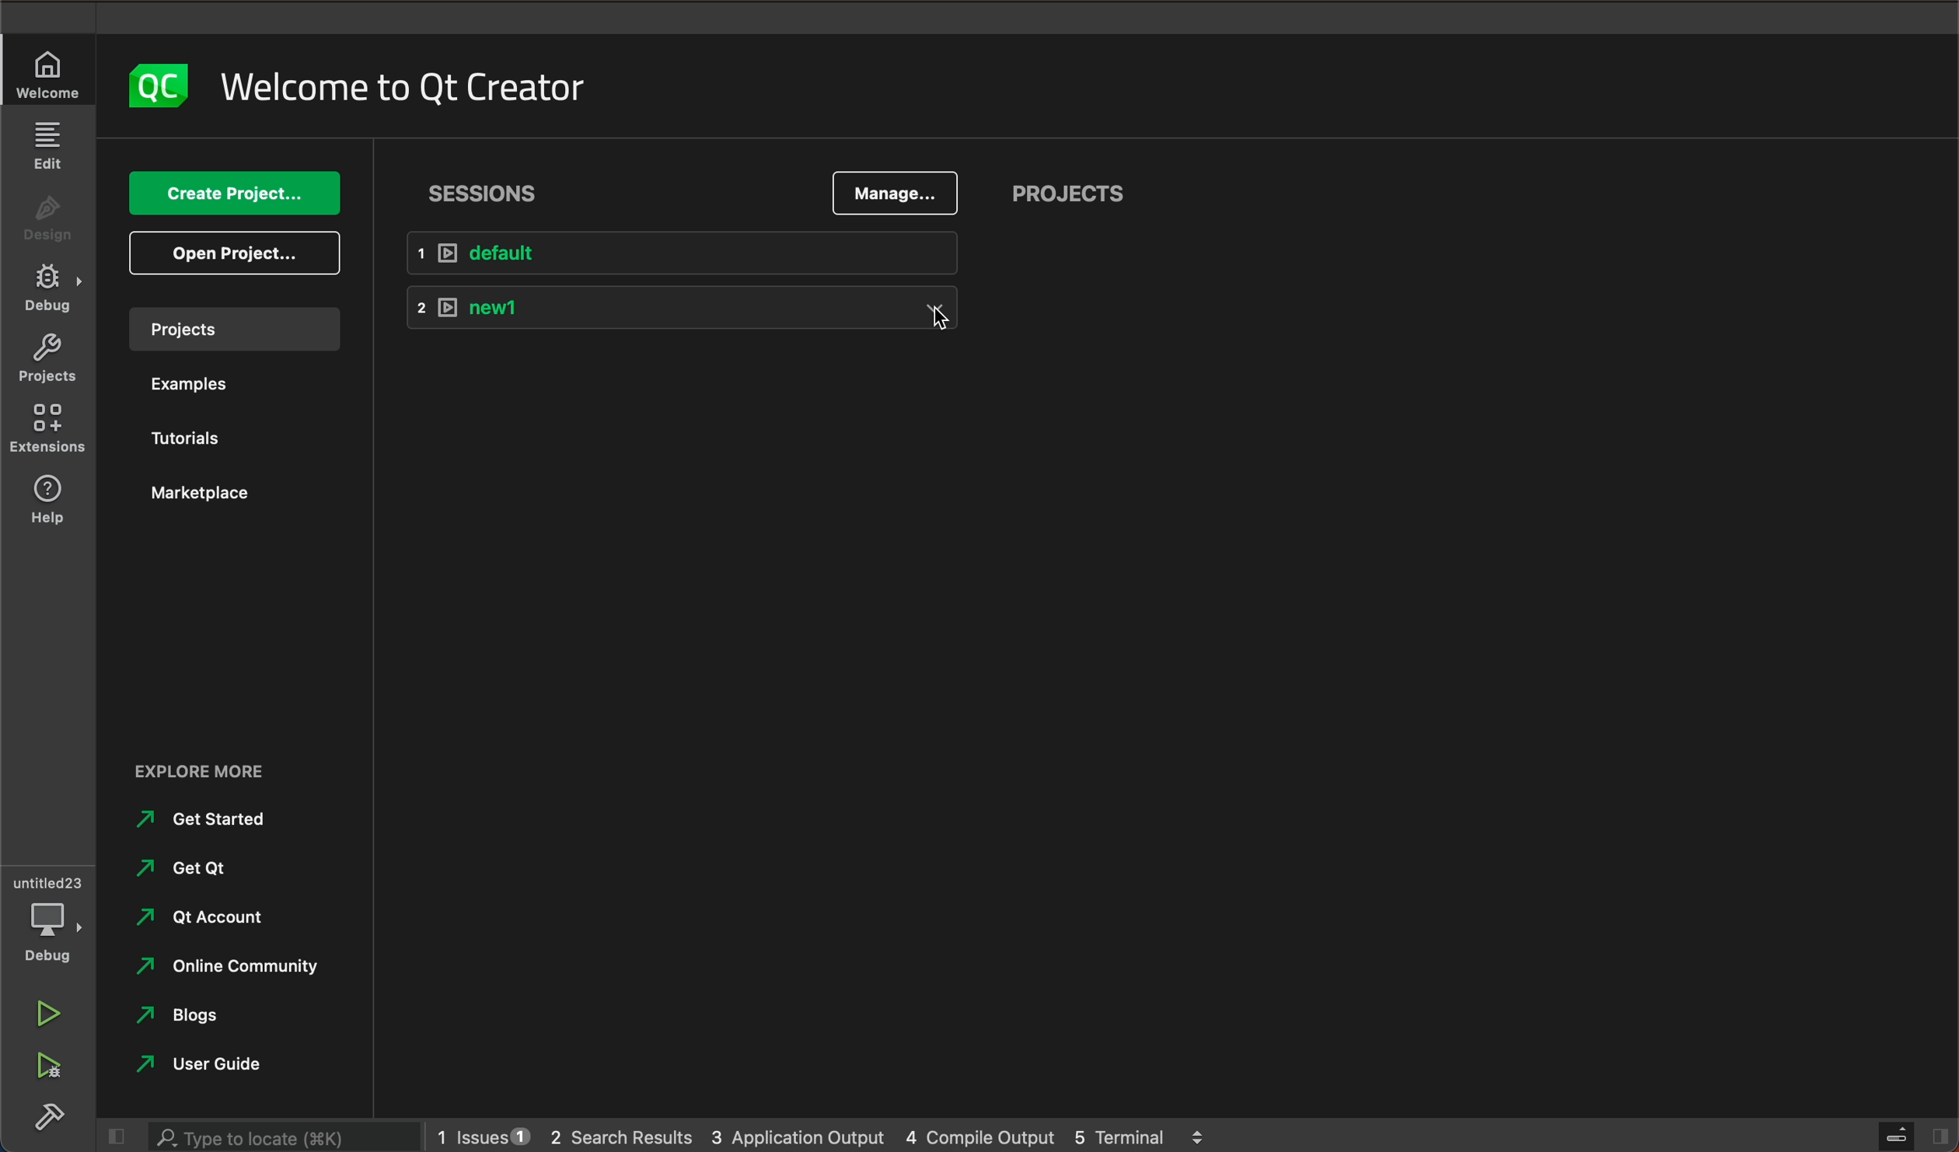 This screenshot has height=1152, width=1959. I want to click on DEFAULT, so click(695, 254).